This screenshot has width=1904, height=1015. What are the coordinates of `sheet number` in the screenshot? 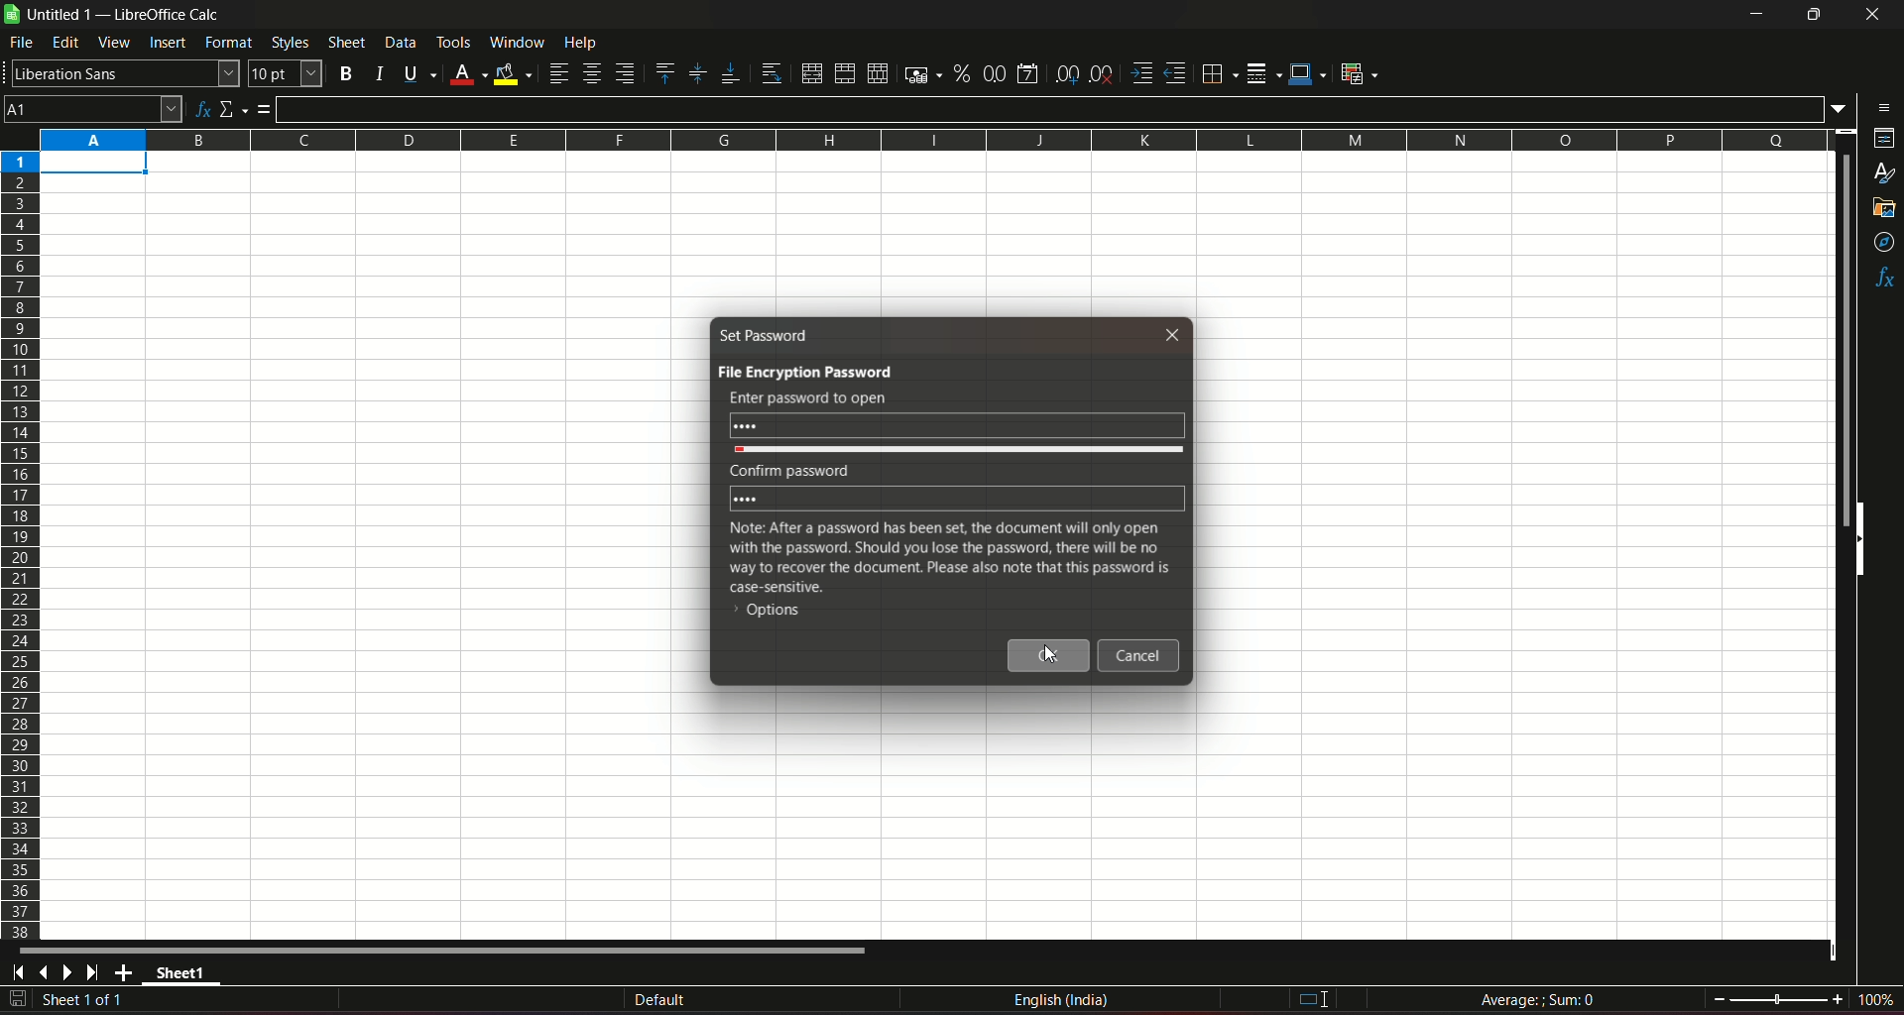 It's located at (93, 1001).